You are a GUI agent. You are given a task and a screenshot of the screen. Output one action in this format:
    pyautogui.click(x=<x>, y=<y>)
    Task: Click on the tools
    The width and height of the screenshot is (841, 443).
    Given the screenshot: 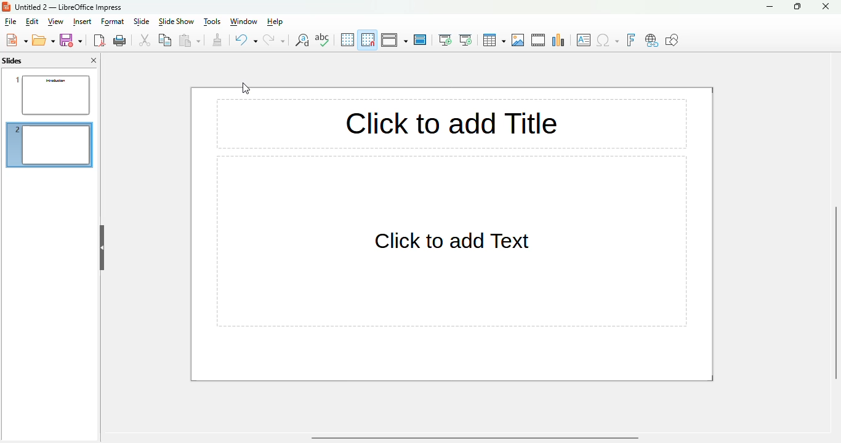 What is the action you would take?
    pyautogui.click(x=211, y=22)
    